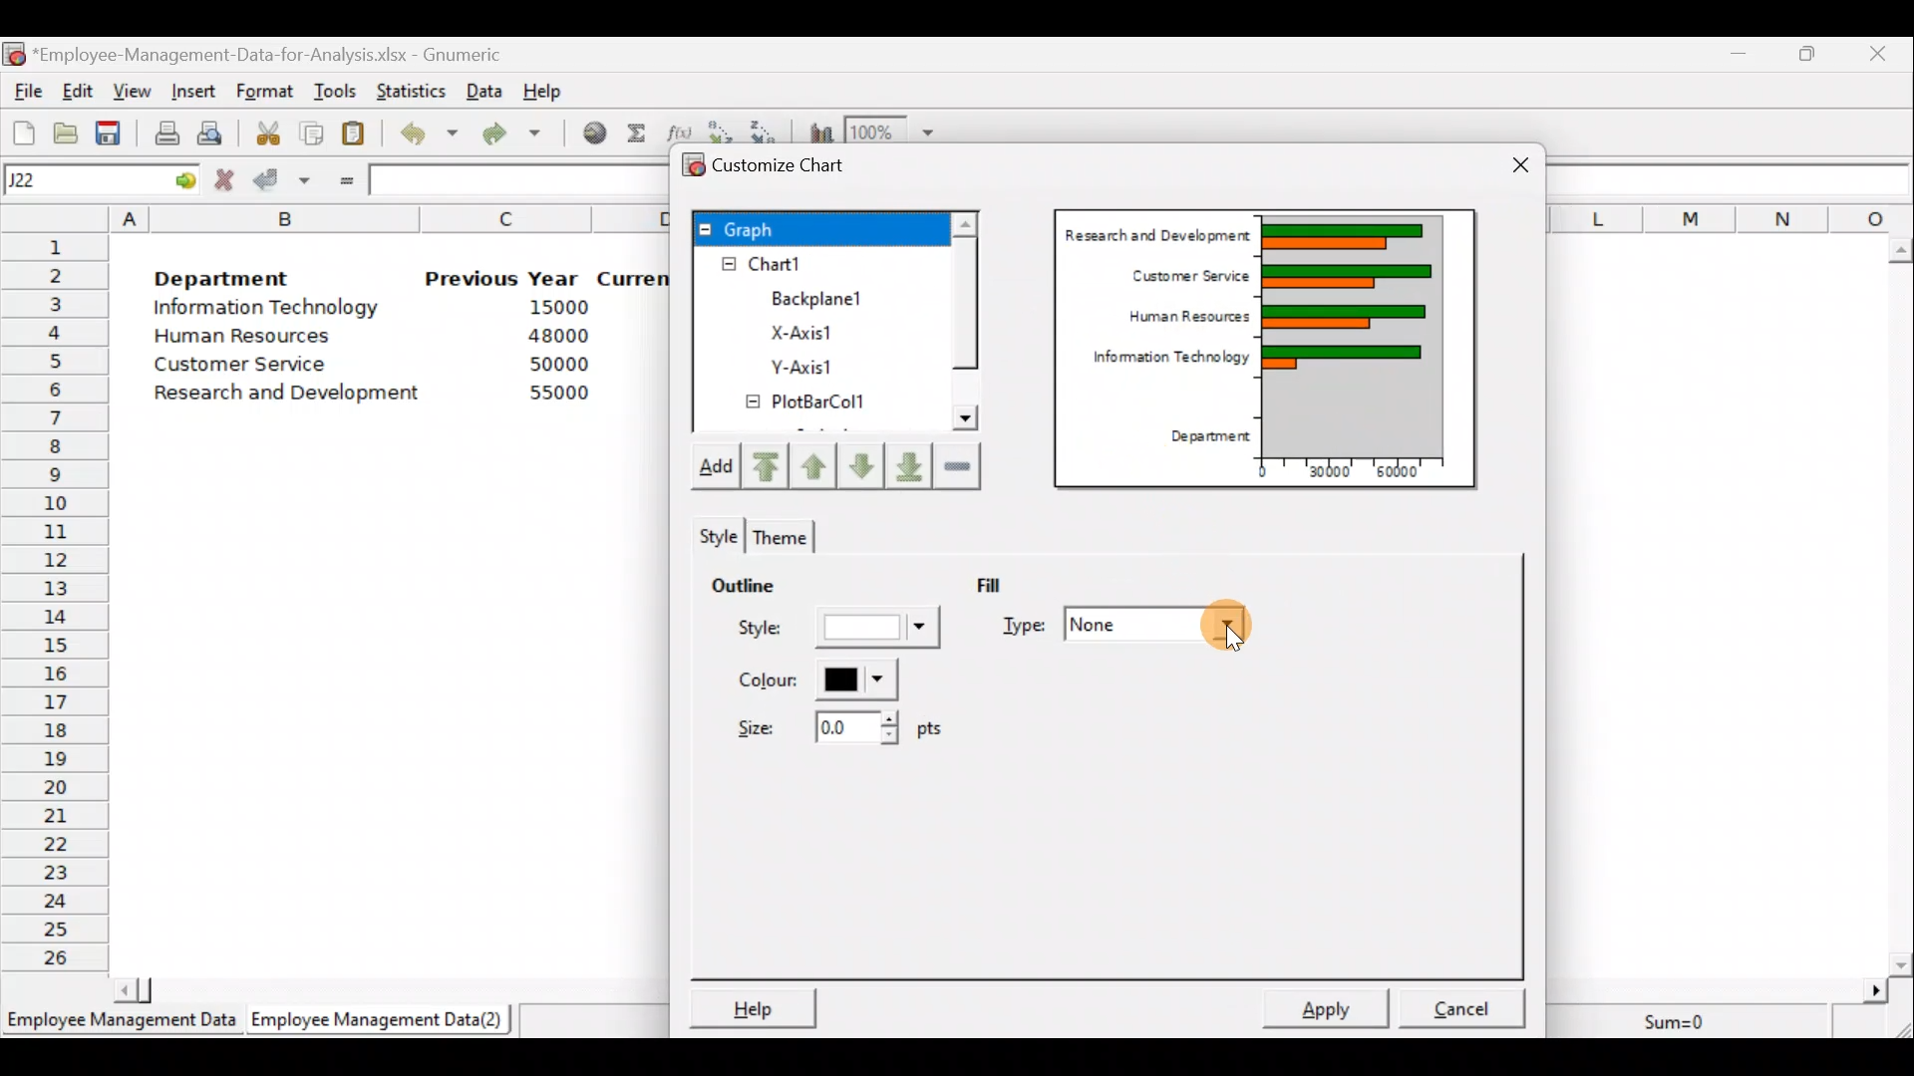 This screenshot has width=1914, height=1076. I want to click on Insert a chart, so click(817, 130).